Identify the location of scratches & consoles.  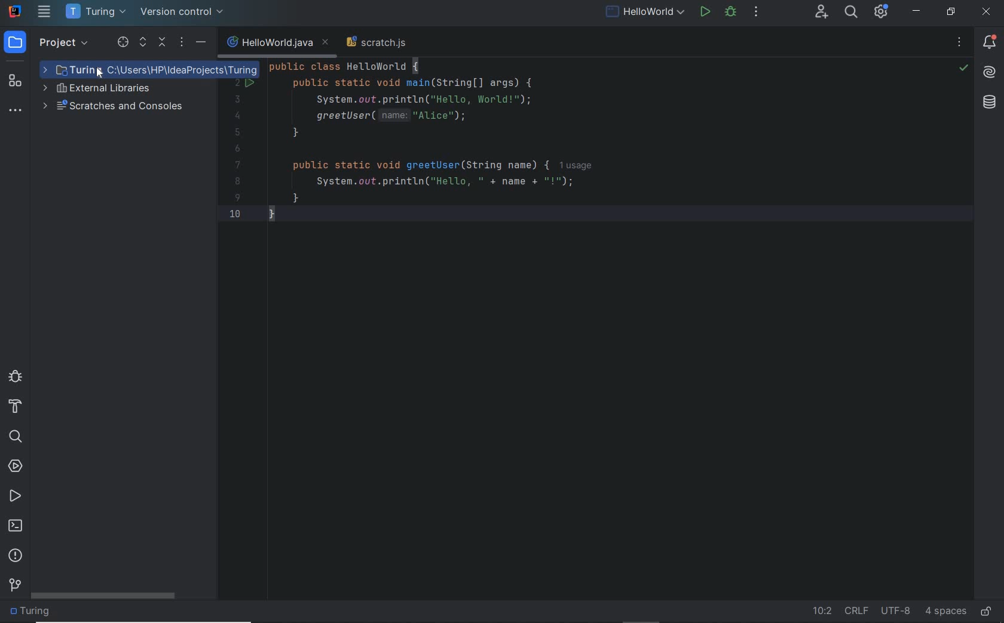
(119, 107).